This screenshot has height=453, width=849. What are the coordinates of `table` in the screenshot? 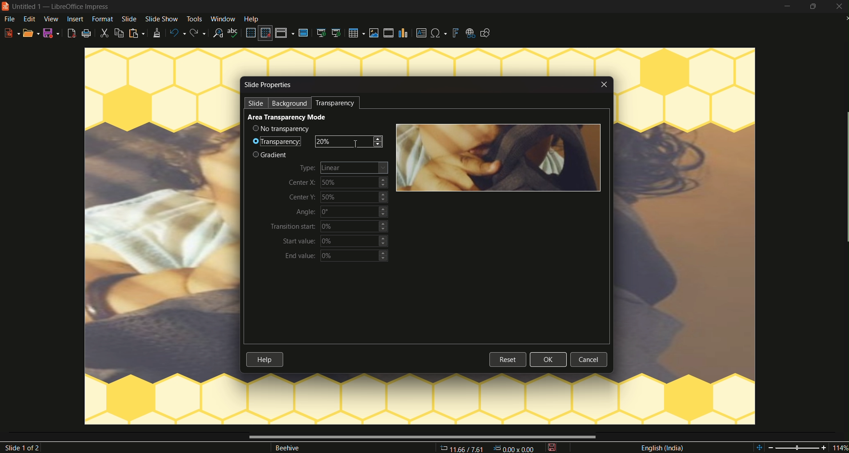 It's located at (356, 33).